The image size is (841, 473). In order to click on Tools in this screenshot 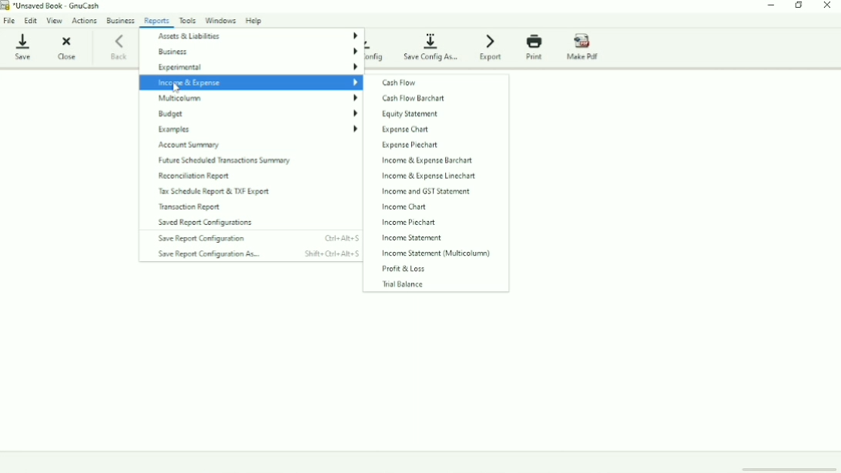, I will do `click(189, 19)`.